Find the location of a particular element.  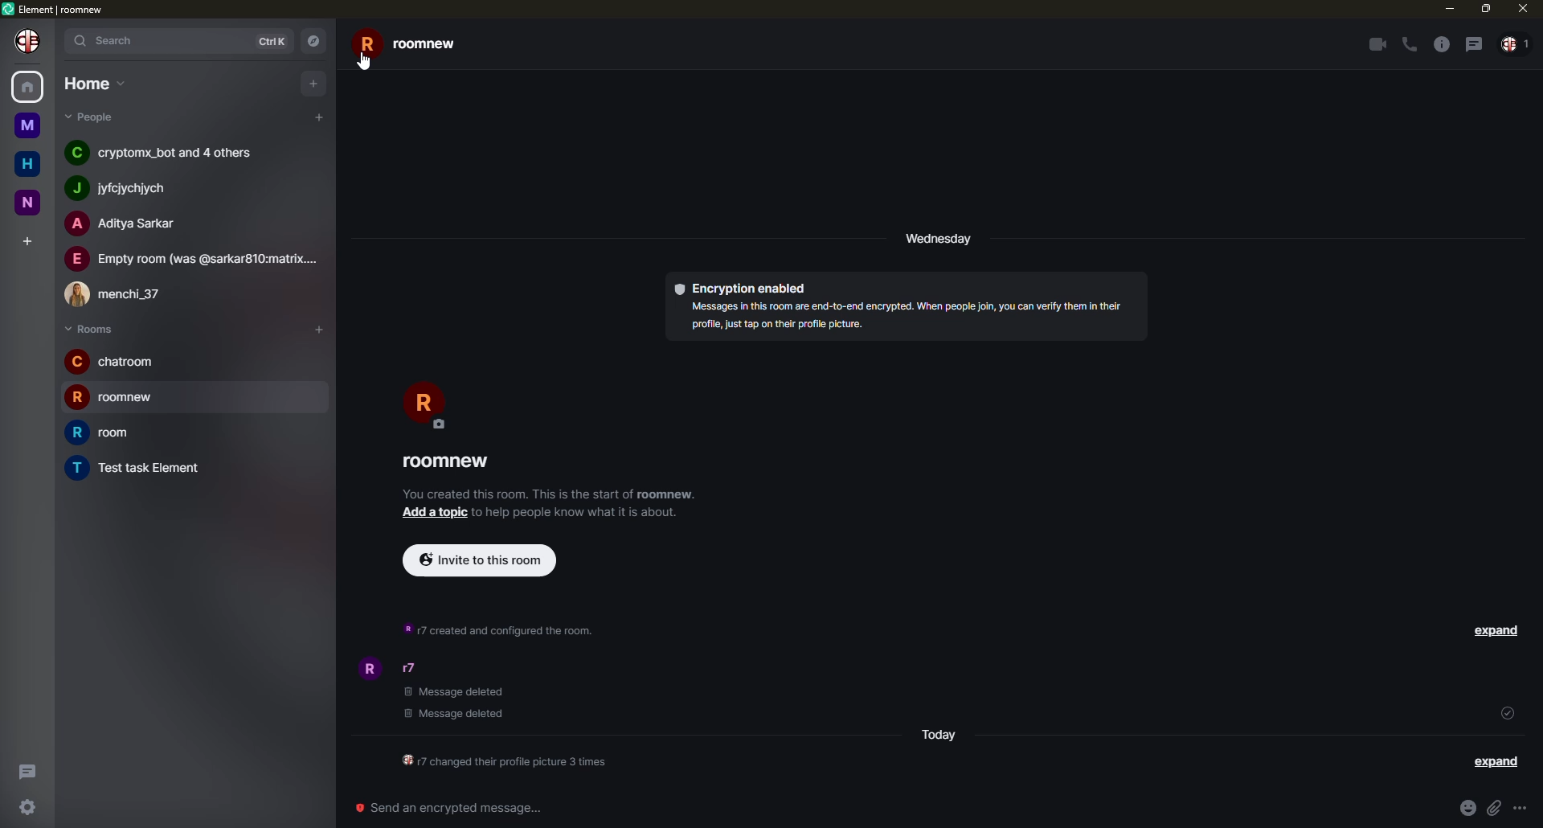

sent is located at coordinates (1507, 712).